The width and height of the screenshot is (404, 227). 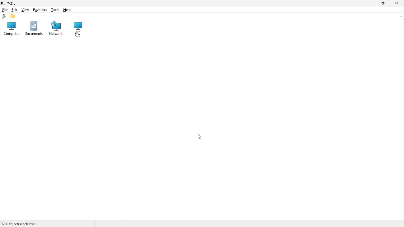 What do you see at coordinates (40, 10) in the screenshot?
I see `Favourite` at bounding box center [40, 10].